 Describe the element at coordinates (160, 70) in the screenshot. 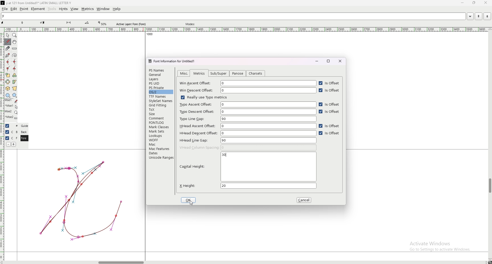

I see `ps names` at that location.